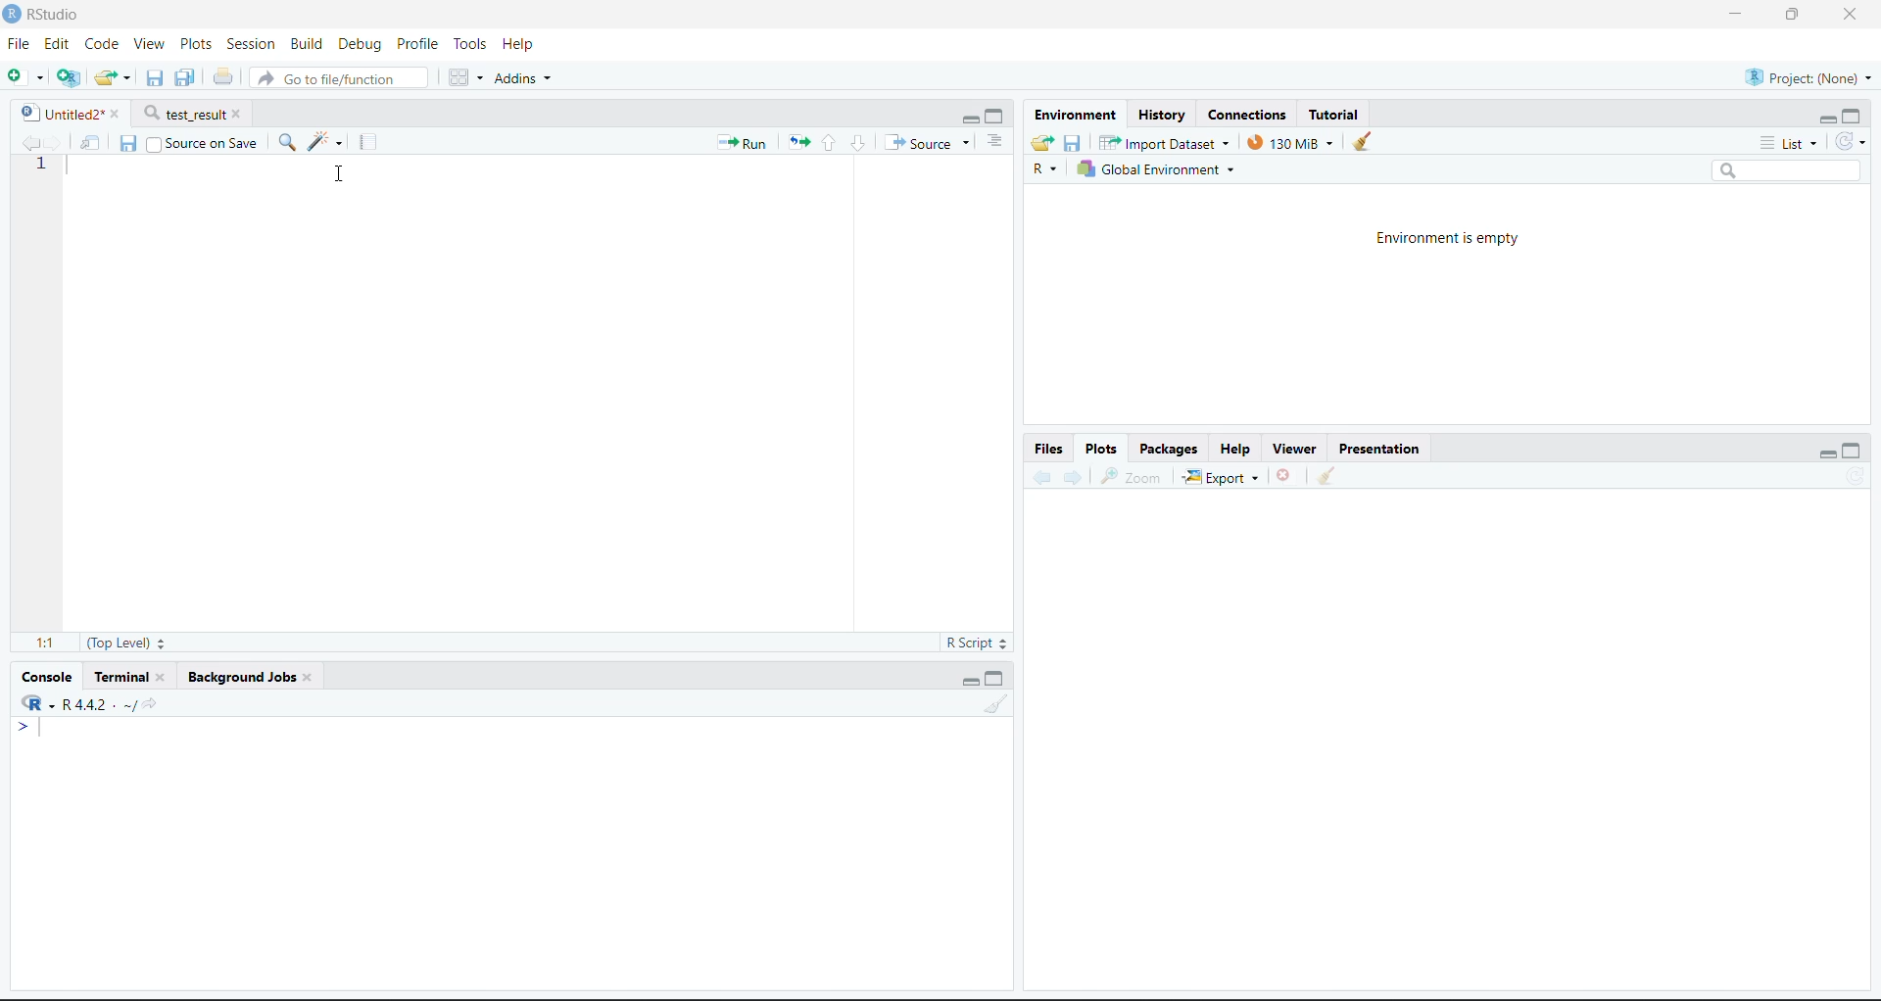 This screenshot has height=1001, width=1881. What do you see at coordinates (51, 14) in the screenshot?
I see `RStudio` at bounding box center [51, 14].